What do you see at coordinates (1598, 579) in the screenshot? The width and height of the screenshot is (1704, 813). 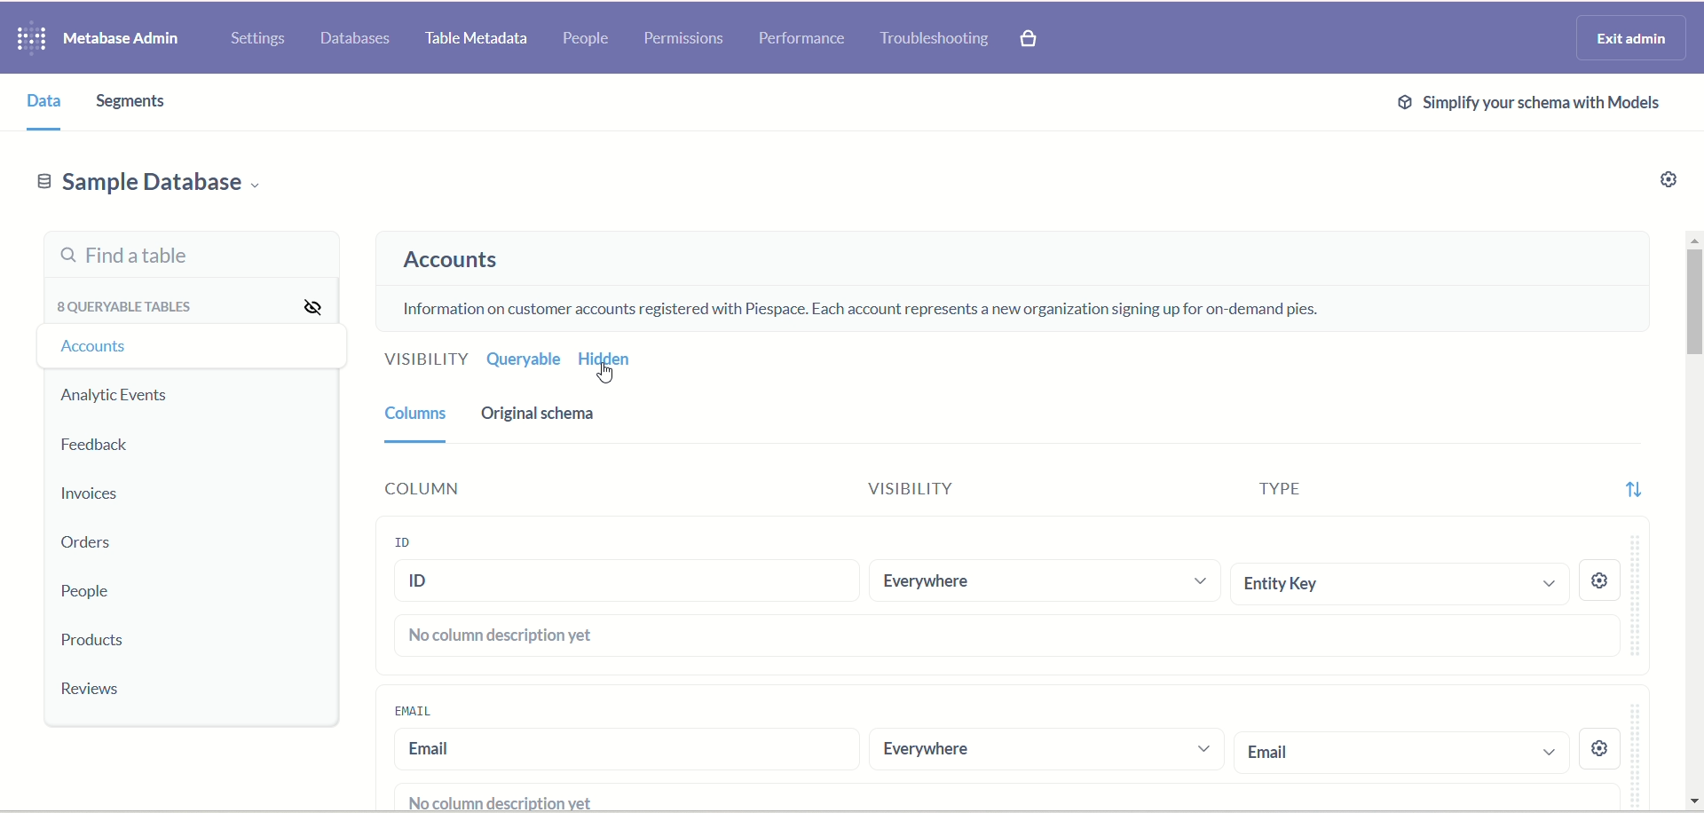 I see `ID settings` at bounding box center [1598, 579].